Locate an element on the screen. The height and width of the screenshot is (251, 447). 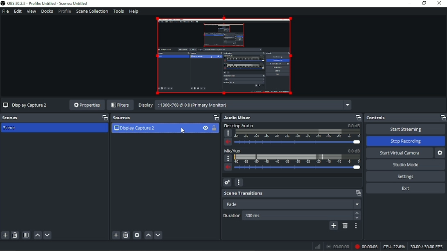
Add scen is located at coordinates (5, 235).